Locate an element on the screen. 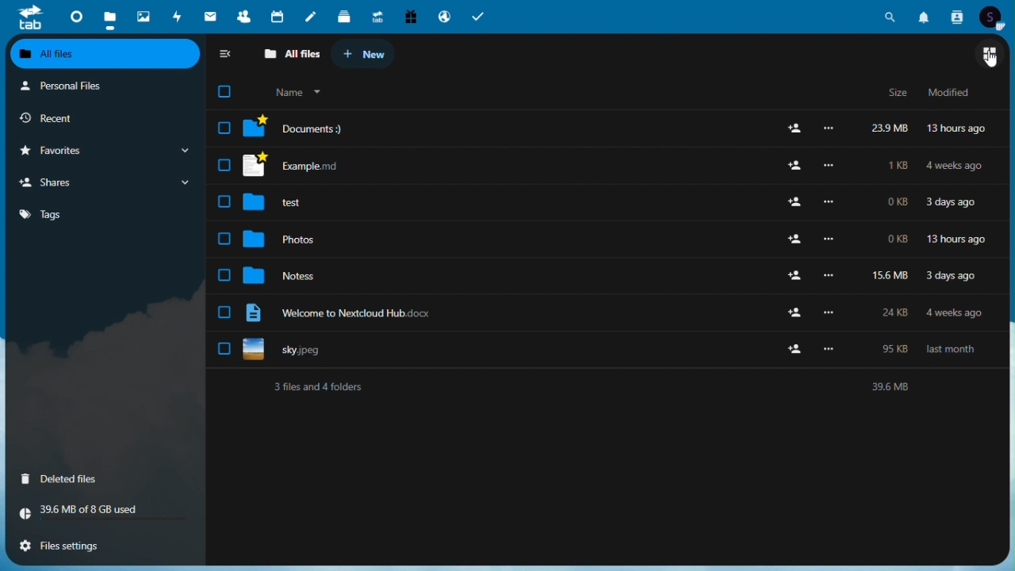 This screenshot has width=1015, height=571. favourites is located at coordinates (103, 151).